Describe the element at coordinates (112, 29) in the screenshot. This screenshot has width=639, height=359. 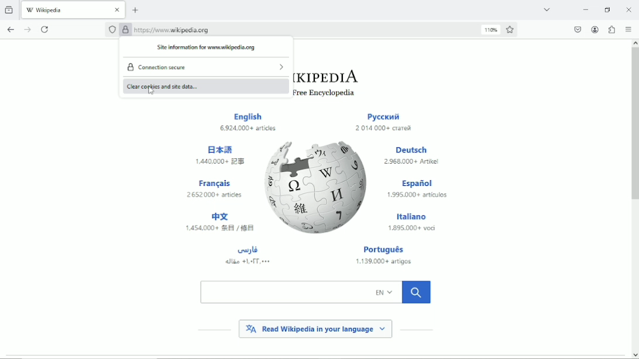
I see `no trackers known to firefox were detected on this page` at that location.